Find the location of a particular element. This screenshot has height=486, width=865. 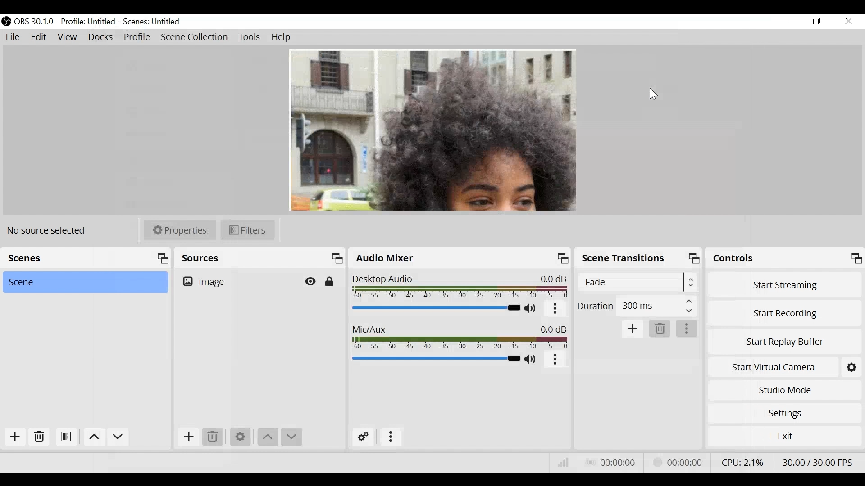

Profile: Untitled - Scenes: Untitled is located at coordinates (123, 22).